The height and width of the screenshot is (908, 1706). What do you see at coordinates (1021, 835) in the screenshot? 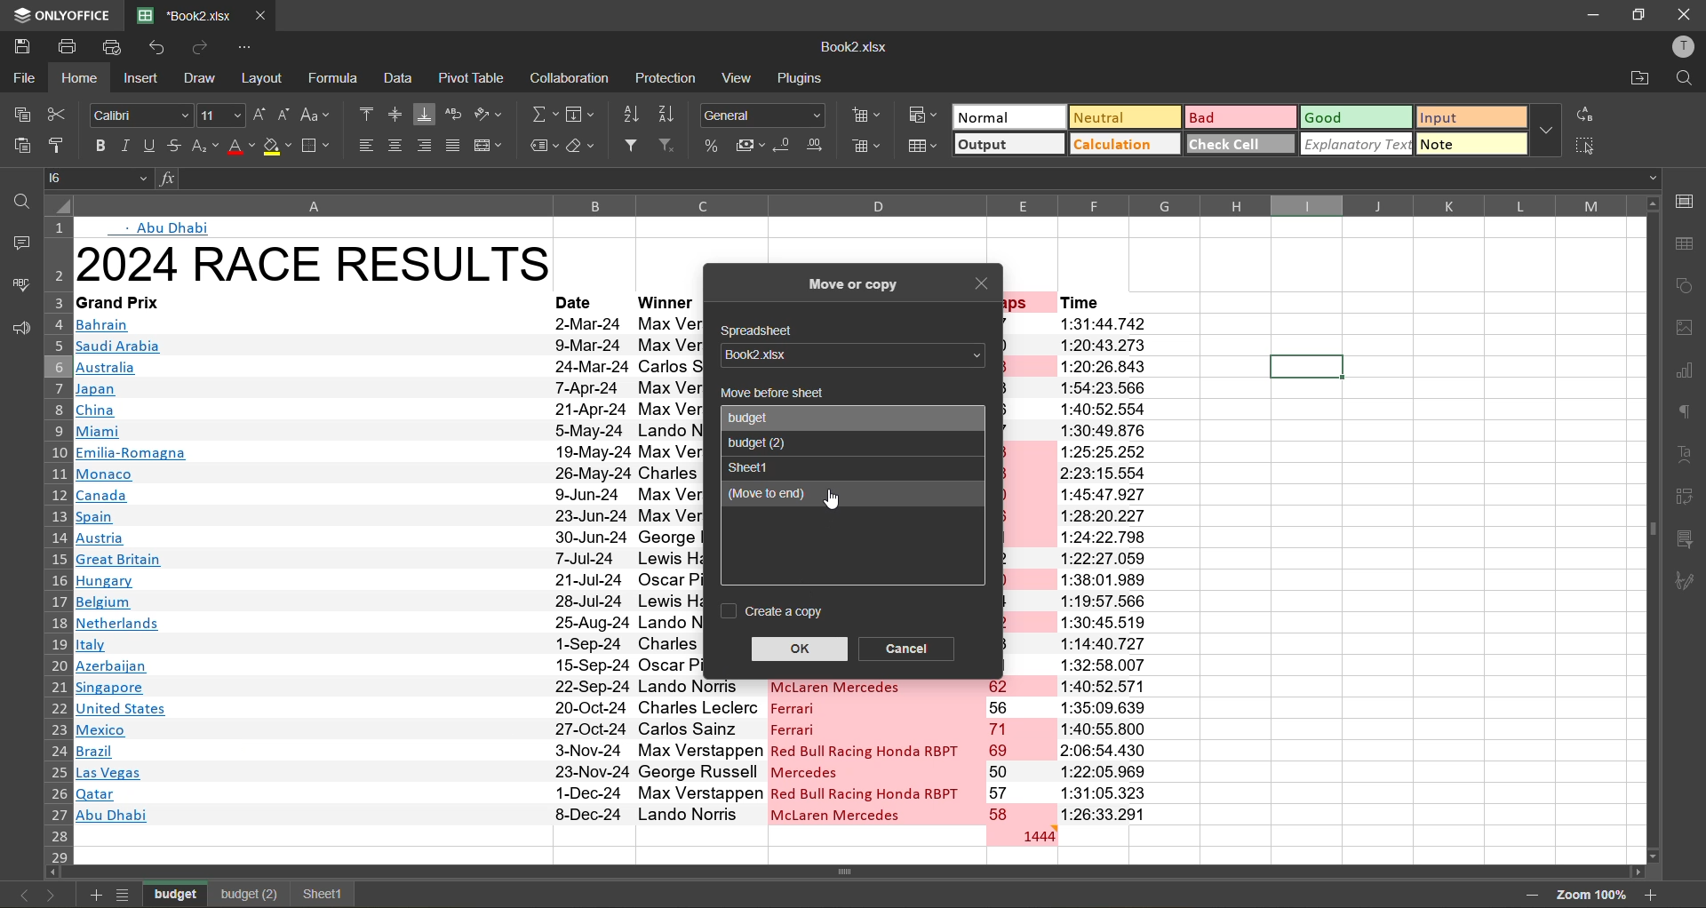
I see `total` at bounding box center [1021, 835].